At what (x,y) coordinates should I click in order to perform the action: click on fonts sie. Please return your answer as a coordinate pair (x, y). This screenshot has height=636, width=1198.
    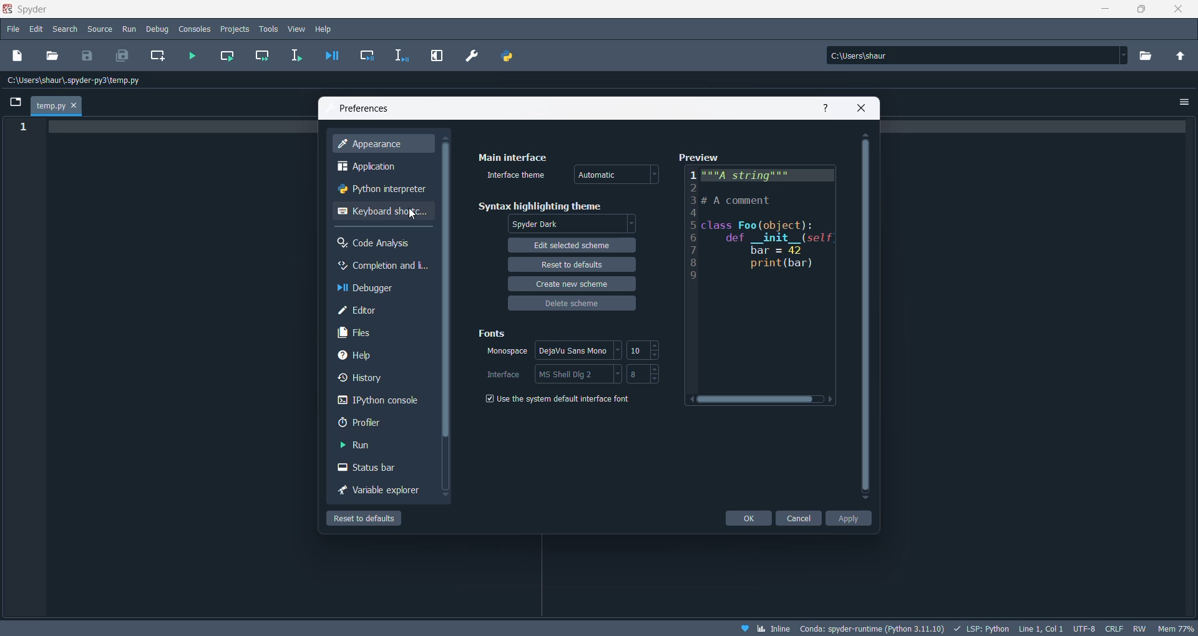
    Looking at the image, I should click on (638, 350).